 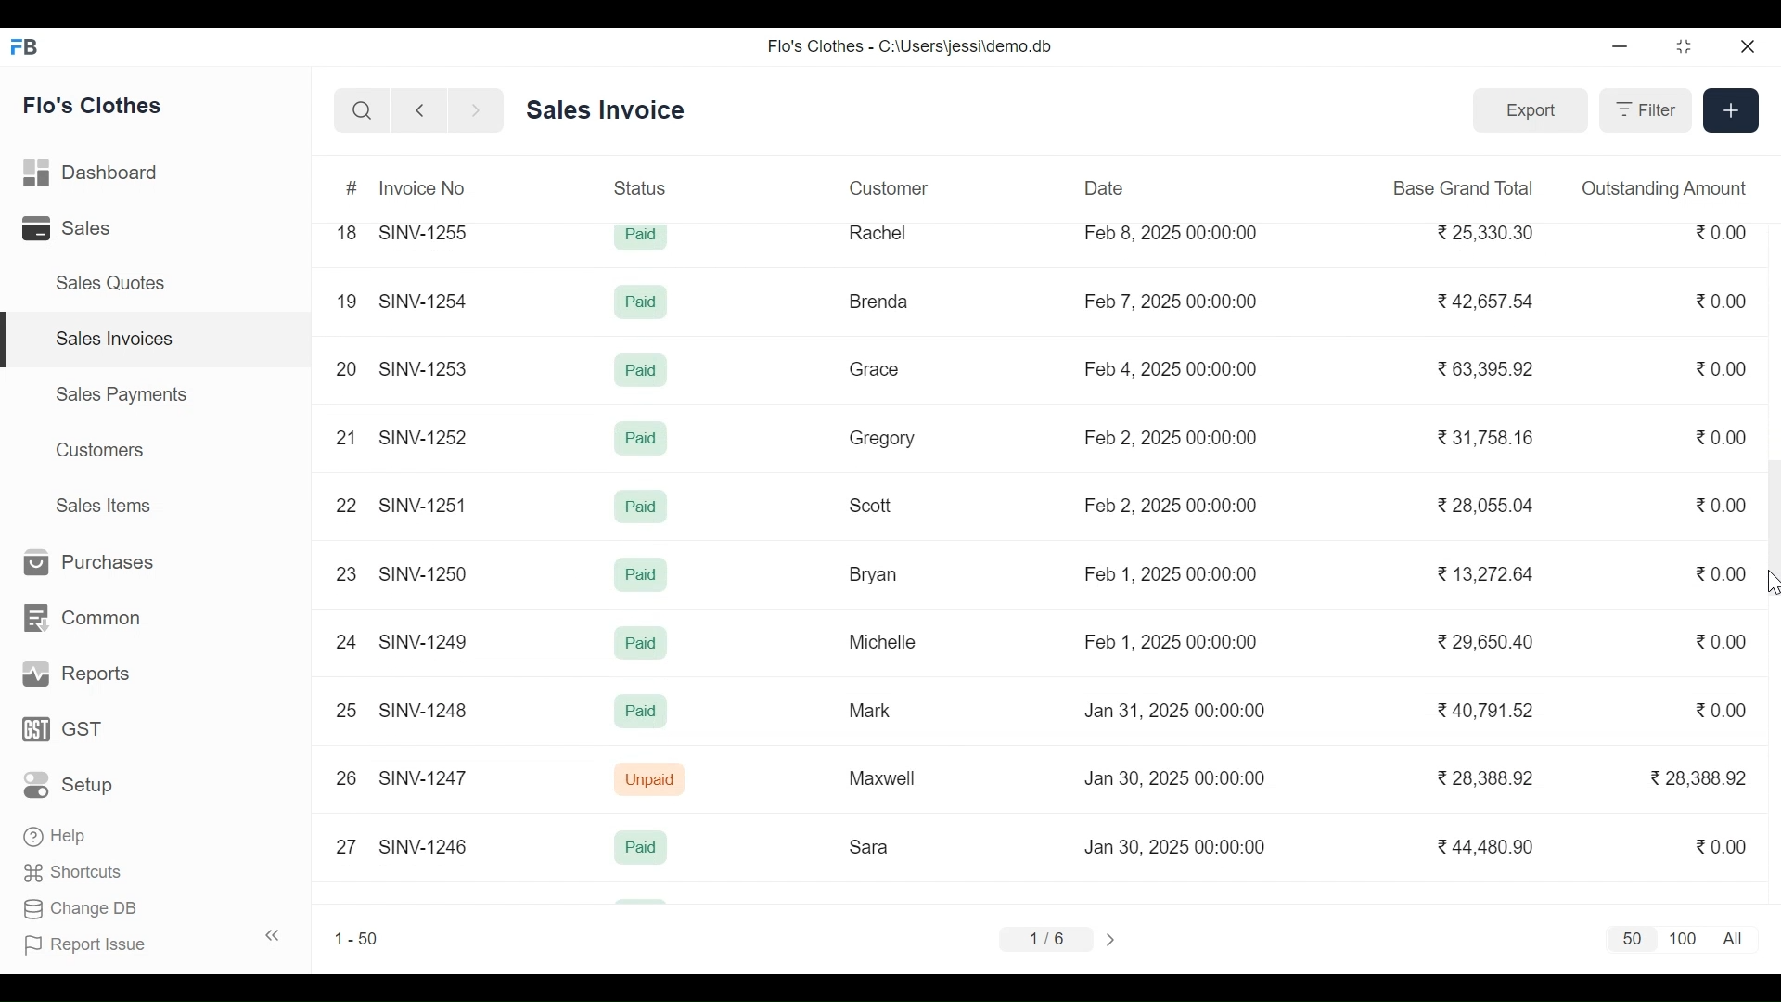 I want to click on SINV-1248, so click(x=425, y=708).